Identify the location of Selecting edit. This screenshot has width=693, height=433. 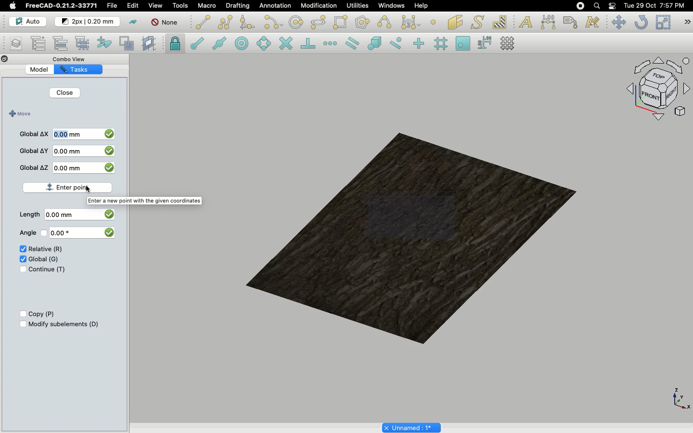
(135, 6).